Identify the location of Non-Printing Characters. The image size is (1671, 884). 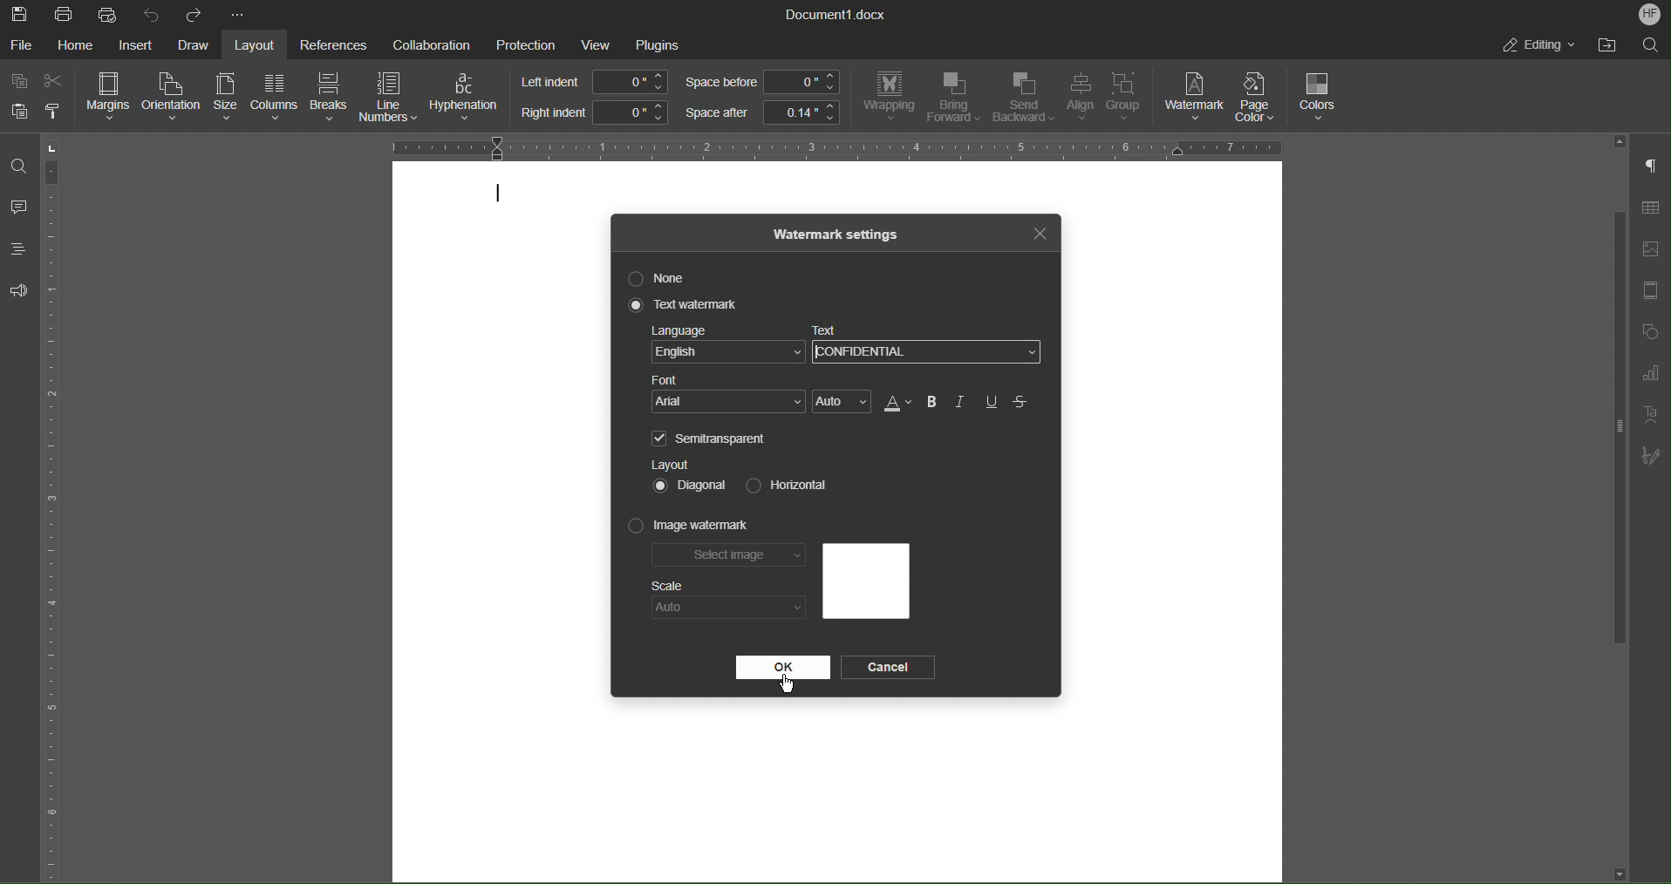
(1652, 167).